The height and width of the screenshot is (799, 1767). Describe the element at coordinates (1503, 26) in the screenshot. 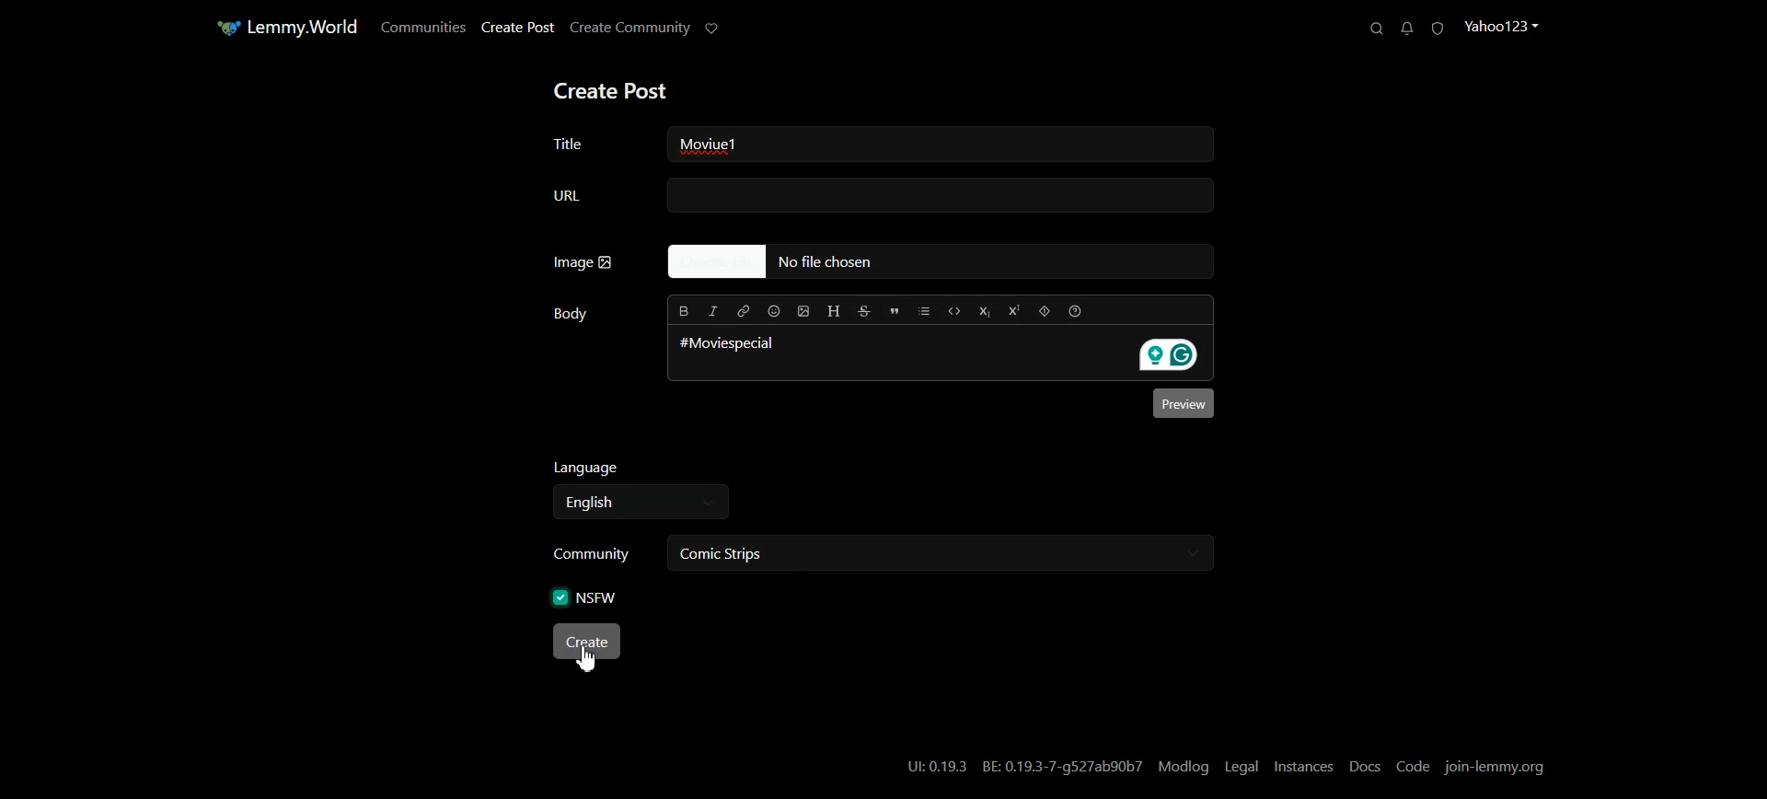

I see `Profile` at that location.